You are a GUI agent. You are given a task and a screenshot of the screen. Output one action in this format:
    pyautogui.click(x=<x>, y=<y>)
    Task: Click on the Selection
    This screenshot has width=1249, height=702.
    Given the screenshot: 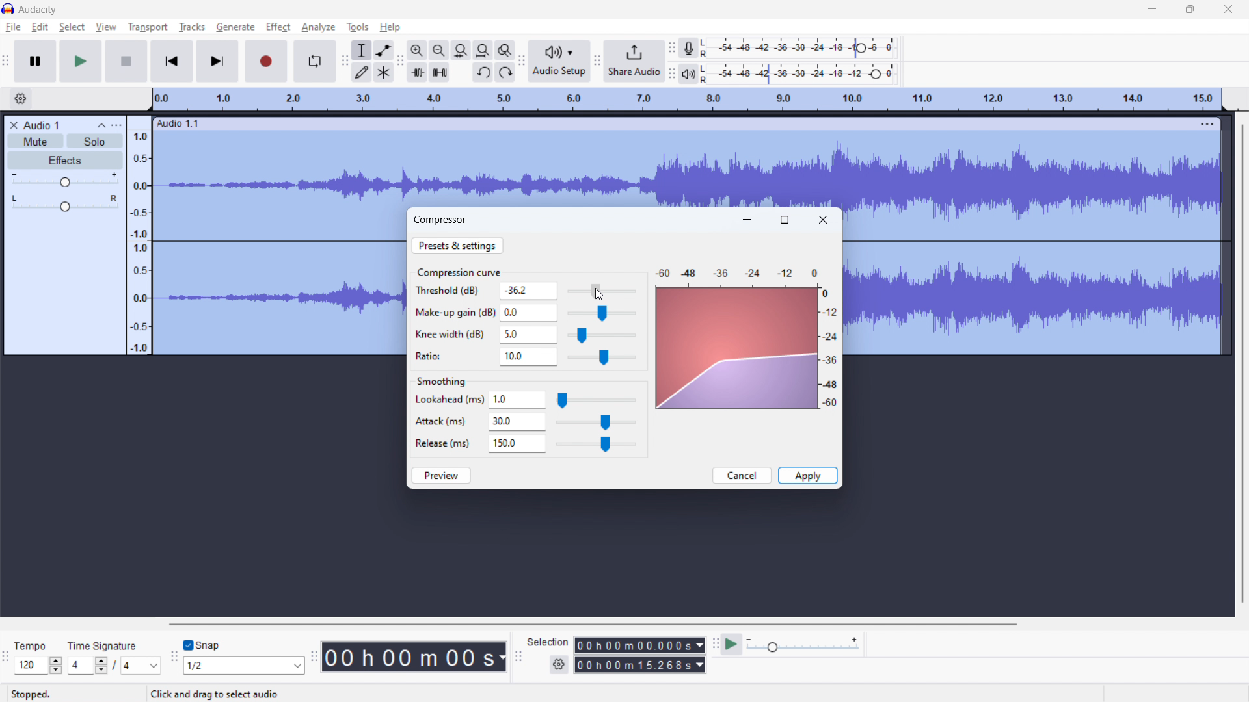 What is the action you would take?
    pyautogui.click(x=548, y=640)
    